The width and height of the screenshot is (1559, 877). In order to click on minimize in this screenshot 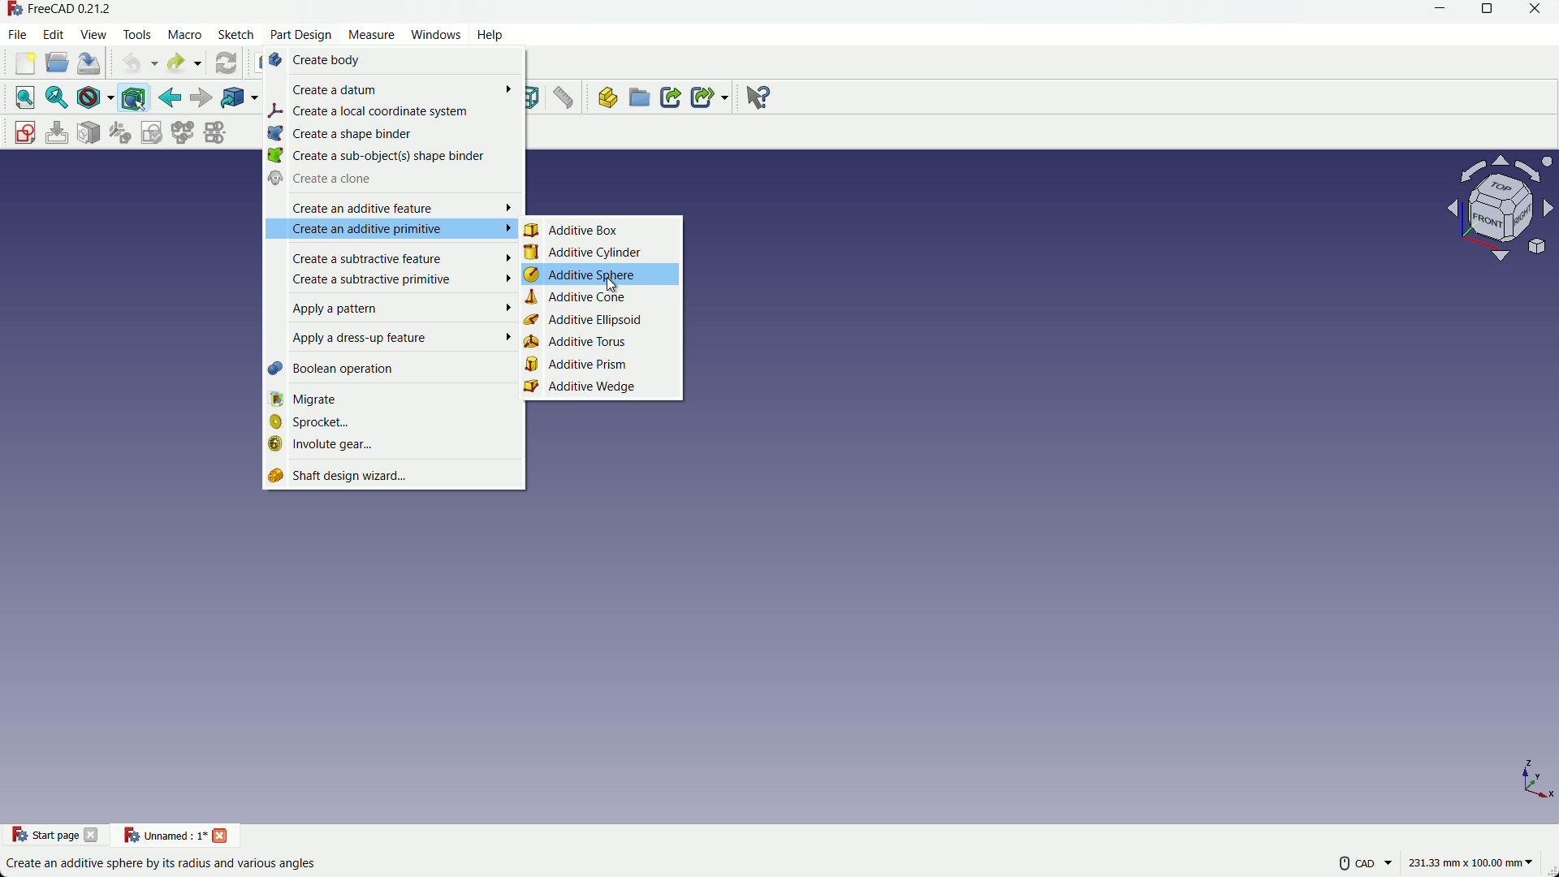, I will do `click(1439, 9)`.